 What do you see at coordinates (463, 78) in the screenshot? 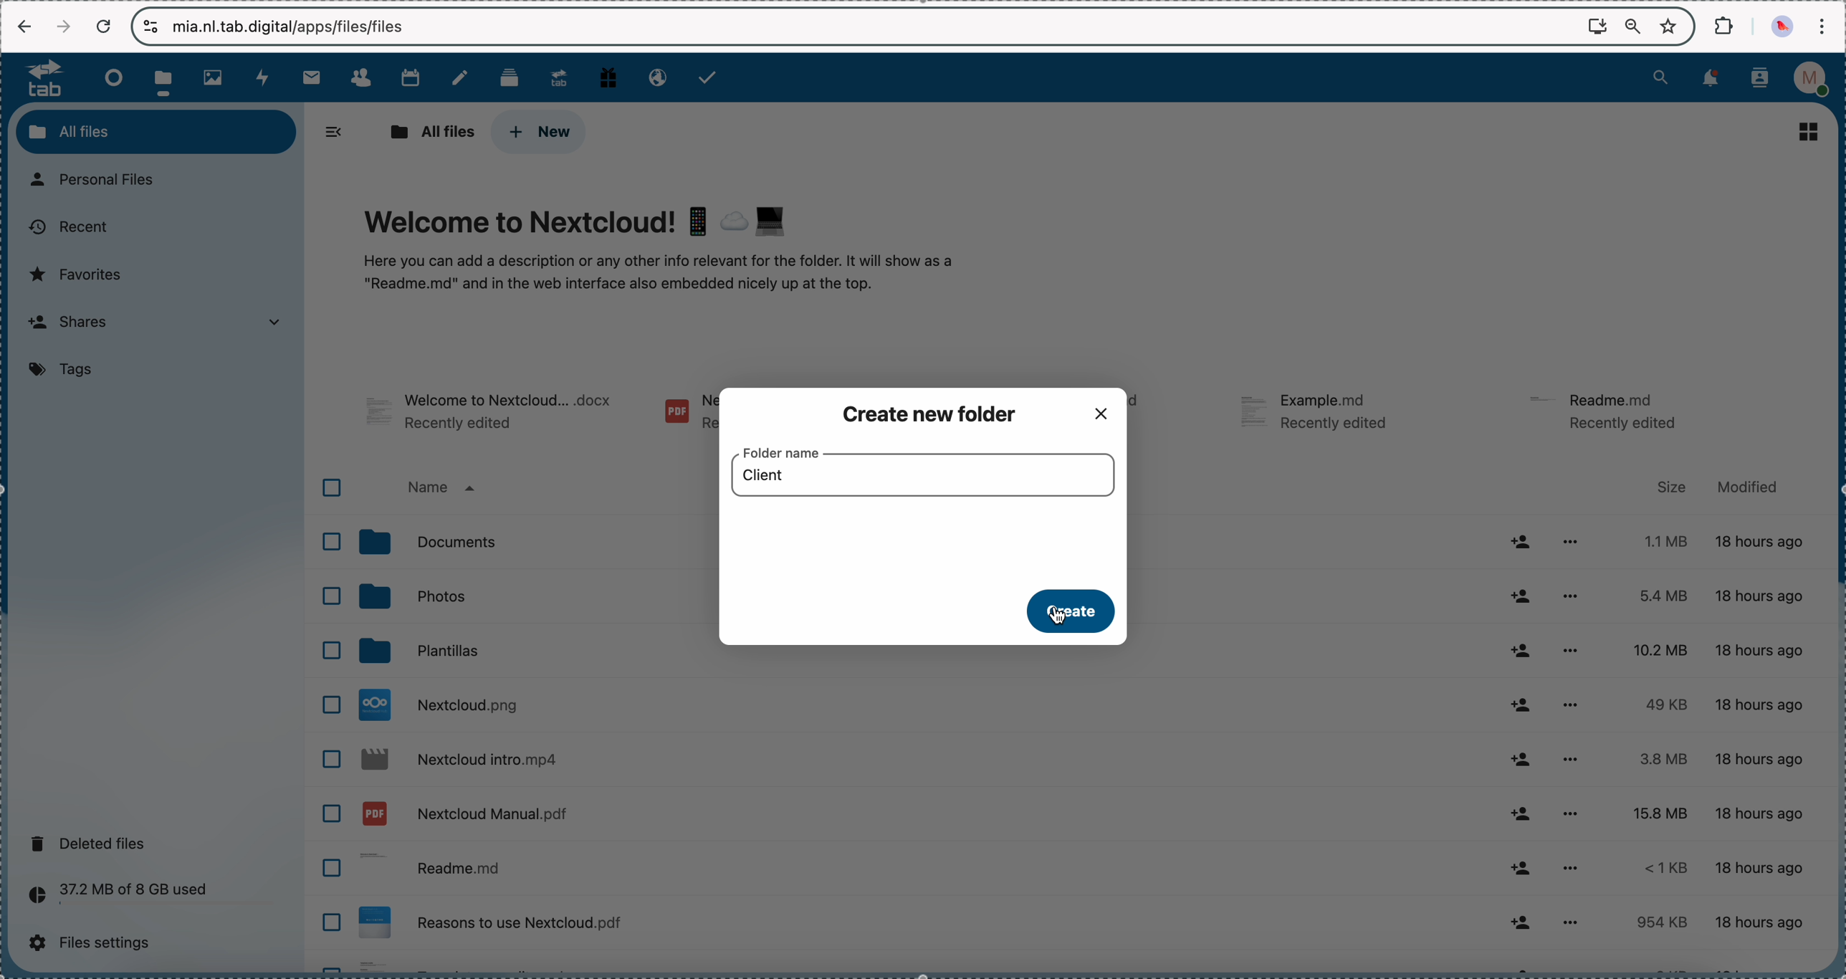
I see `notes` at bounding box center [463, 78].